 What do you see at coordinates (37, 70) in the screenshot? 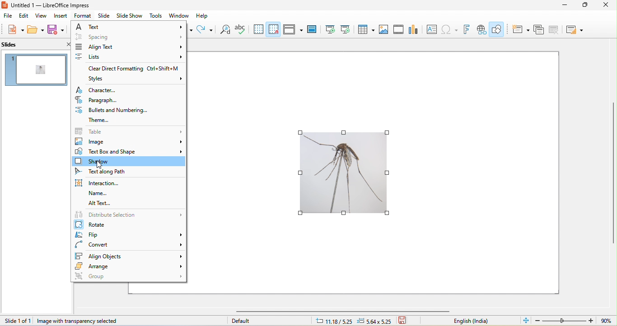
I see `slide preview in slide pane` at bounding box center [37, 70].